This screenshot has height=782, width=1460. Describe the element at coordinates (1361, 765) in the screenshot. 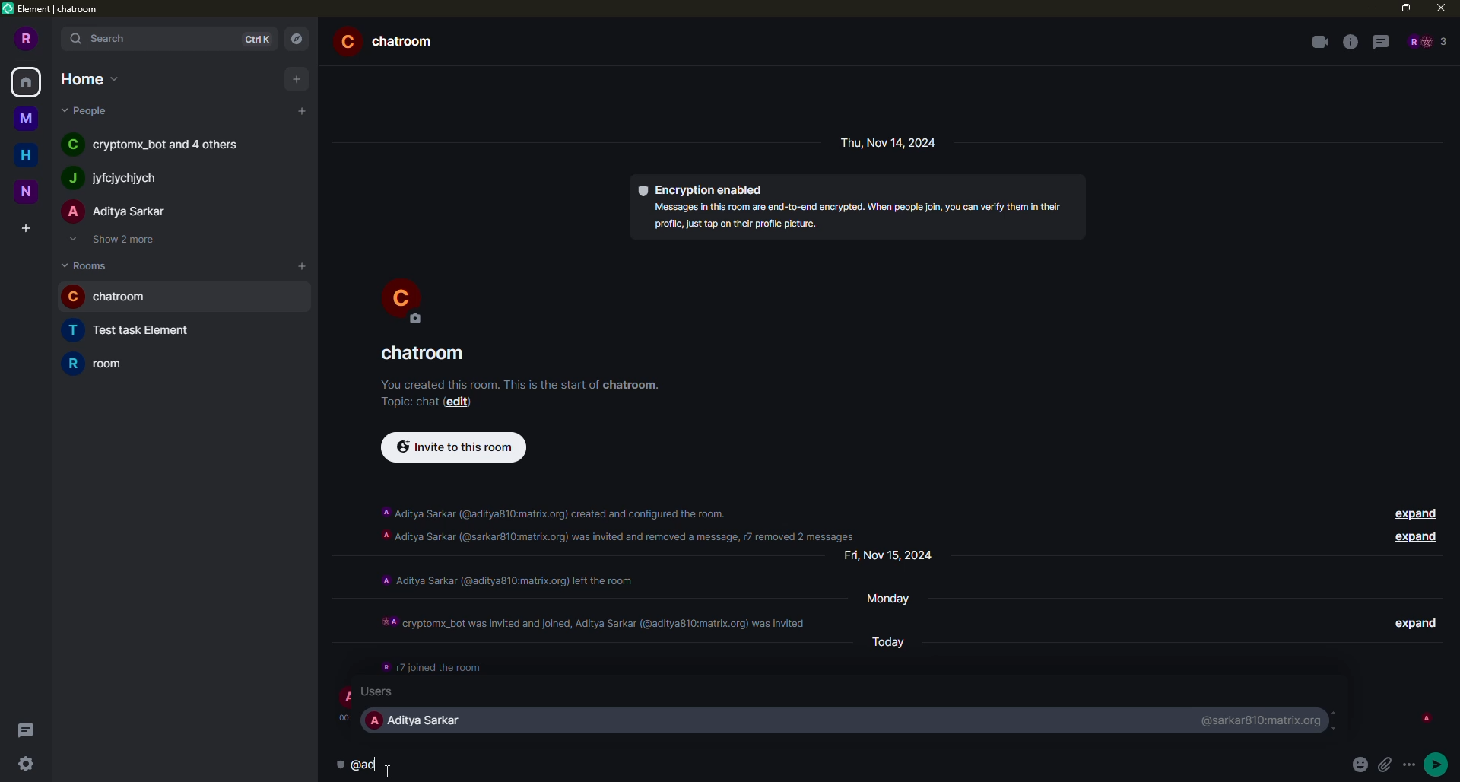

I see `emoji` at that location.